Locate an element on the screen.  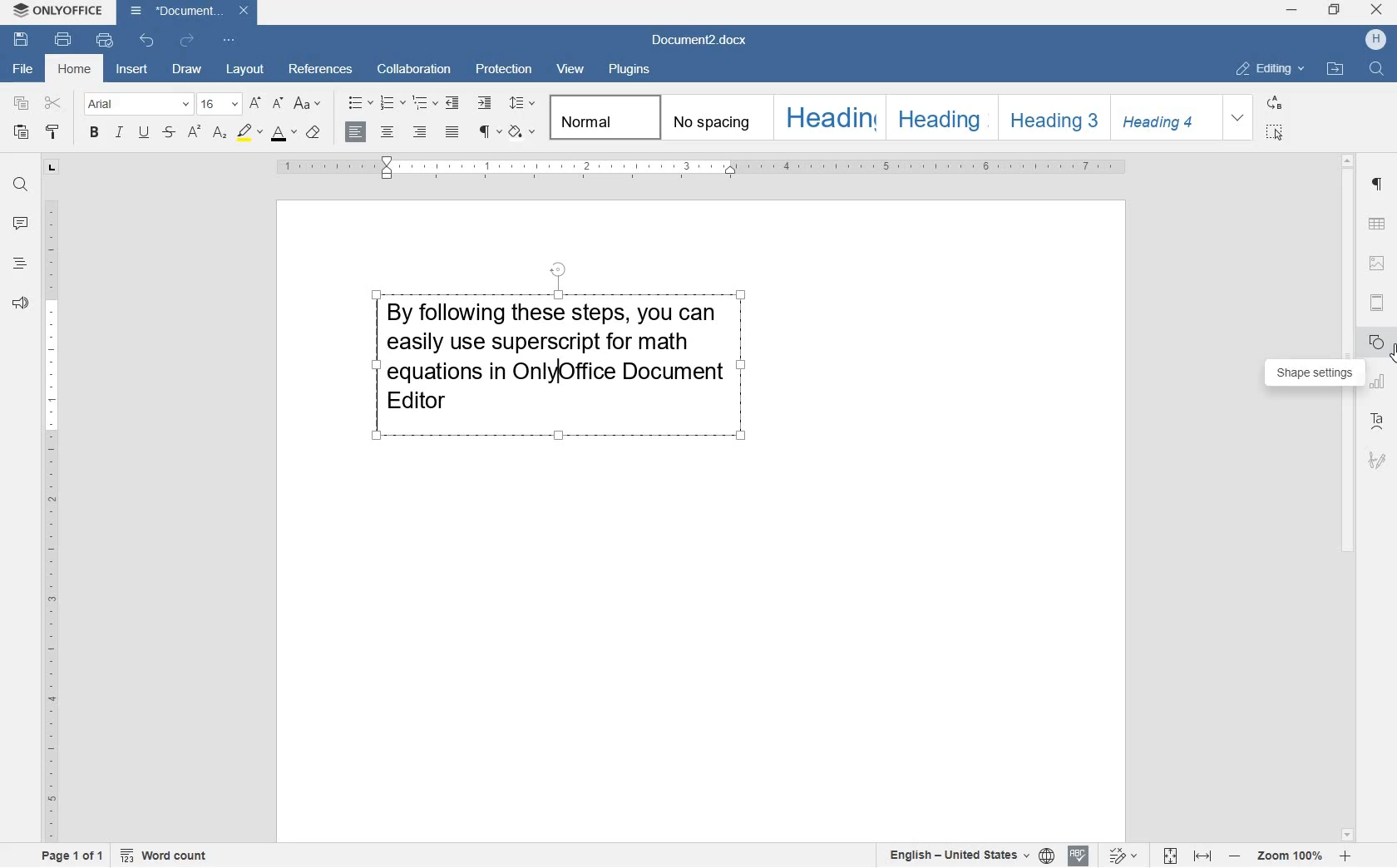
fit to page or width is located at coordinates (1187, 856).